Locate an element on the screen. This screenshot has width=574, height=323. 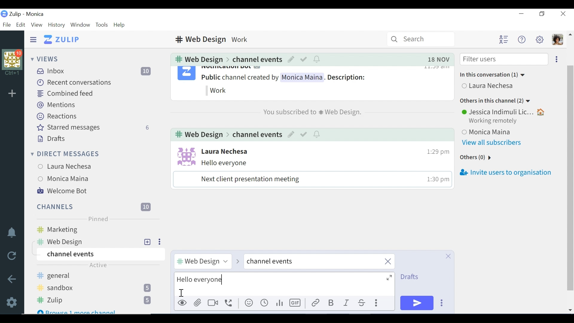
User is located at coordinates (504, 112).